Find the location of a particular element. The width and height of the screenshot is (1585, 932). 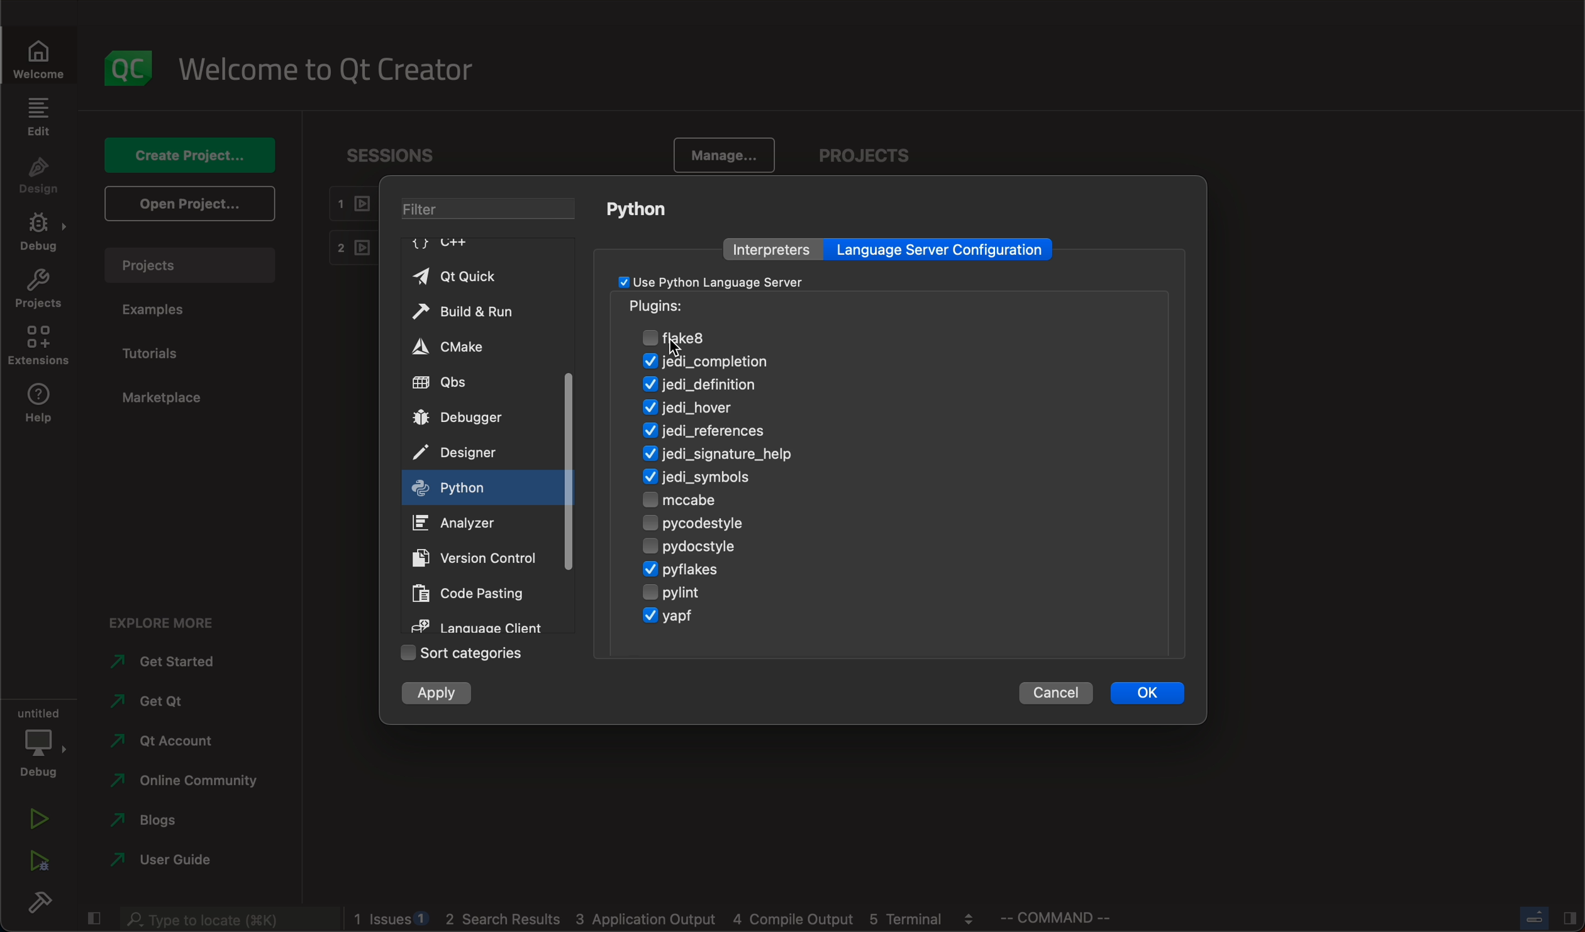

python is located at coordinates (639, 211).